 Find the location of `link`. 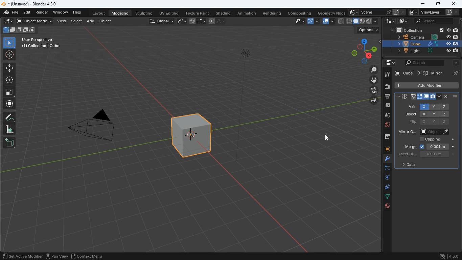

link is located at coordinates (181, 21).